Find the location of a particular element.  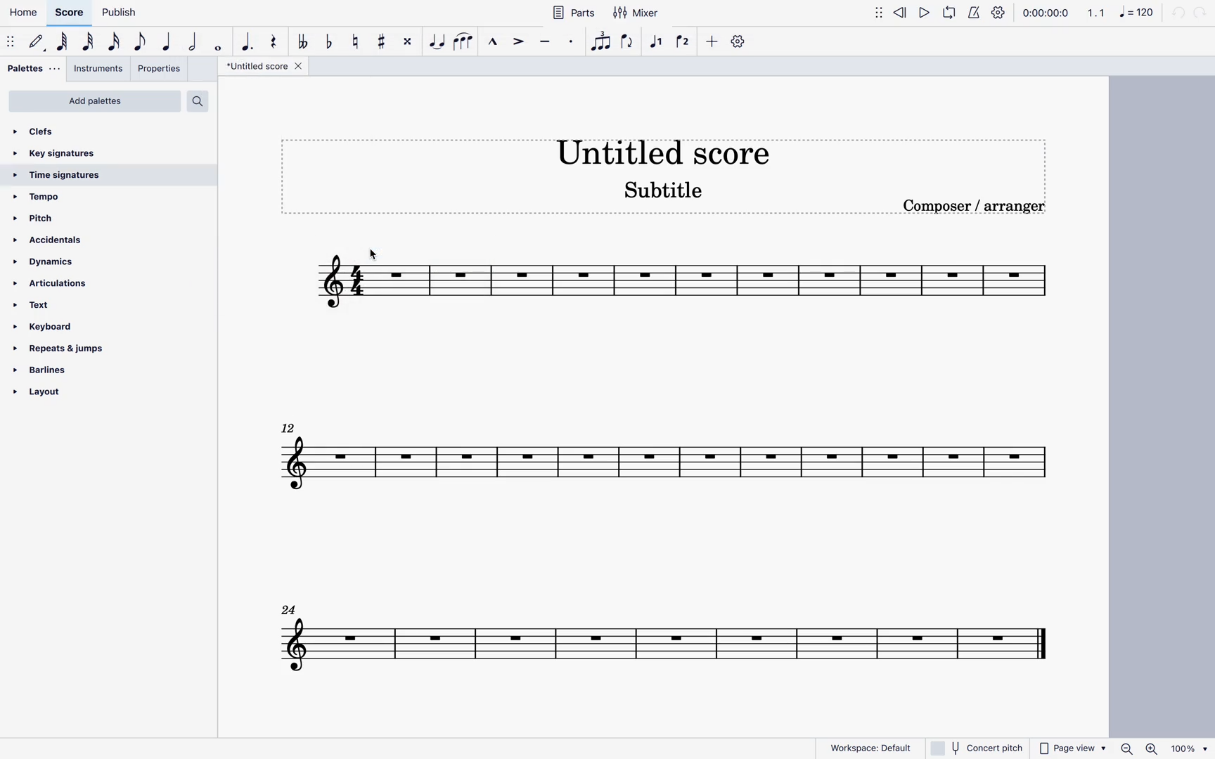

score is located at coordinates (663, 456).